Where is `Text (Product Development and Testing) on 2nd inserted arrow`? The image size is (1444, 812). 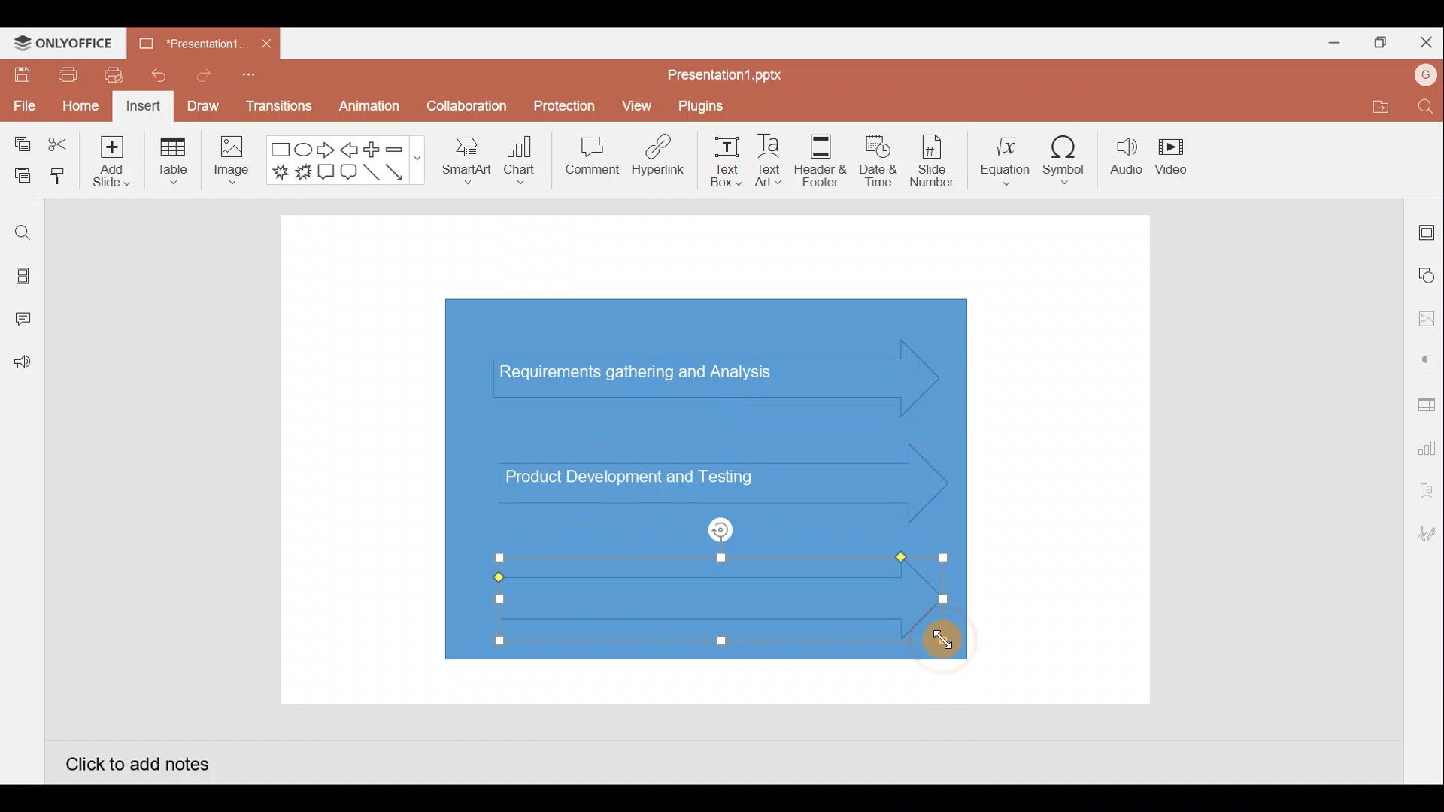
Text (Product Development and Testing) on 2nd inserted arrow is located at coordinates (645, 475).